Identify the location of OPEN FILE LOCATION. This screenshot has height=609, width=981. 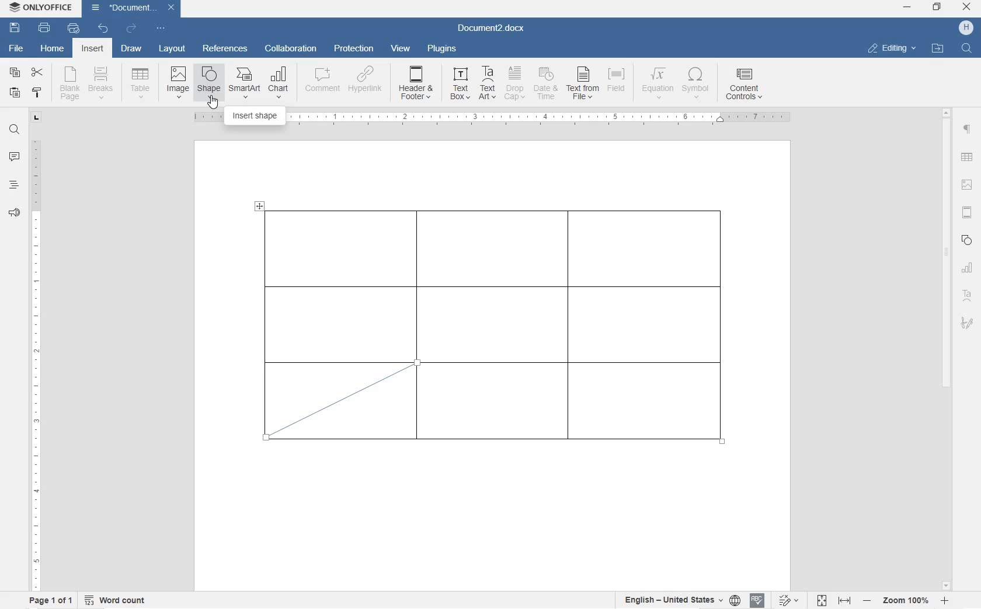
(939, 49).